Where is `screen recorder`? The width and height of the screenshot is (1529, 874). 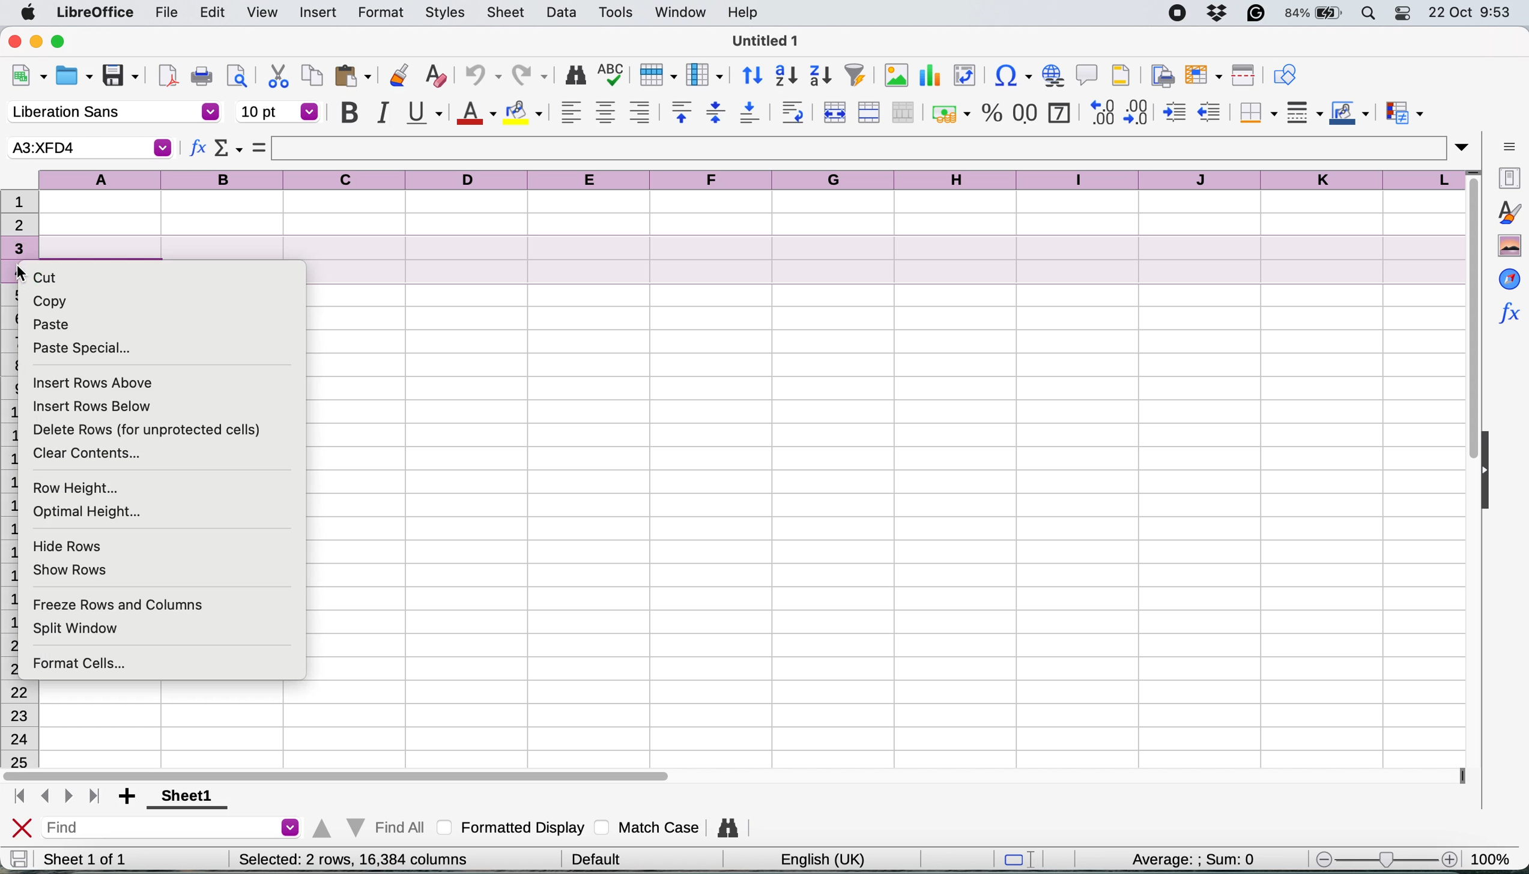
screen recorder is located at coordinates (1182, 14).